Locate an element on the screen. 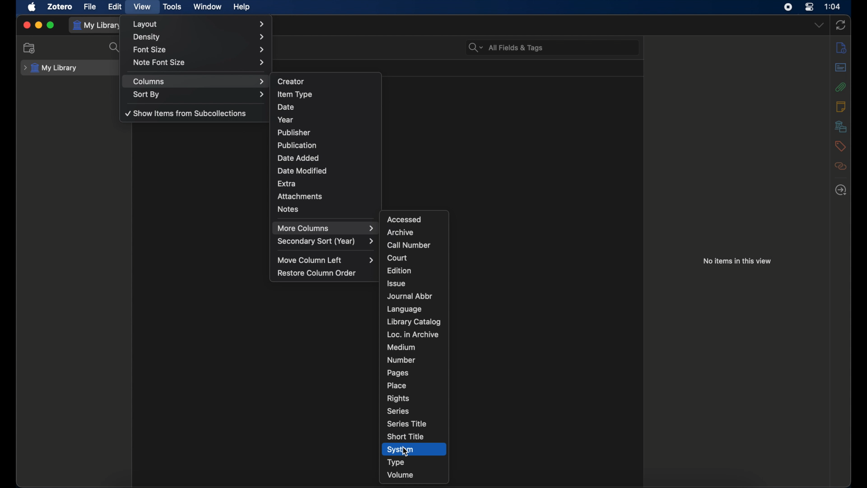 Image resolution: width=867 pixels, height=488 pixels. zotero is located at coordinates (61, 7).